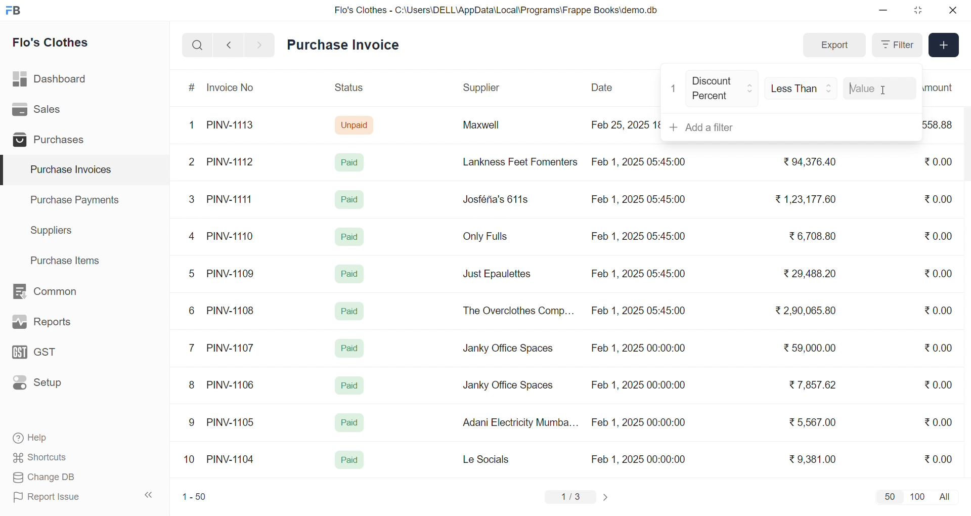  What do you see at coordinates (640, 237) in the screenshot?
I see `Feb 1, 2025 05:45:00` at bounding box center [640, 237].